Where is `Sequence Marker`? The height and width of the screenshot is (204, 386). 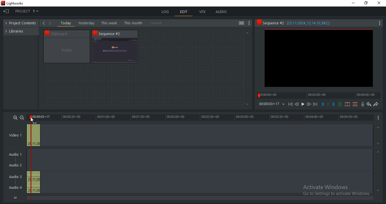 Sequence Marker is located at coordinates (28, 158).